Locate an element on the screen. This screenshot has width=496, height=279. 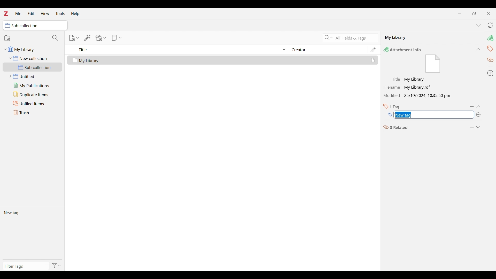
Cursor position unchanged, caps lock selected is located at coordinates (395, 115).